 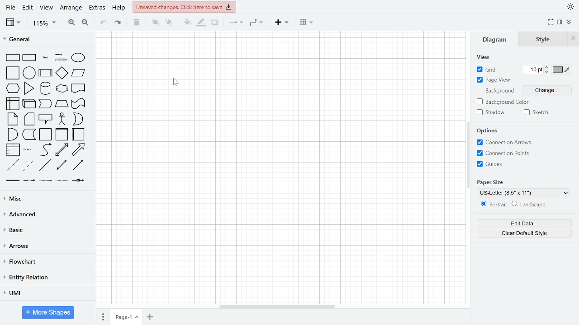 I want to click on page view, so click(x=494, y=79).